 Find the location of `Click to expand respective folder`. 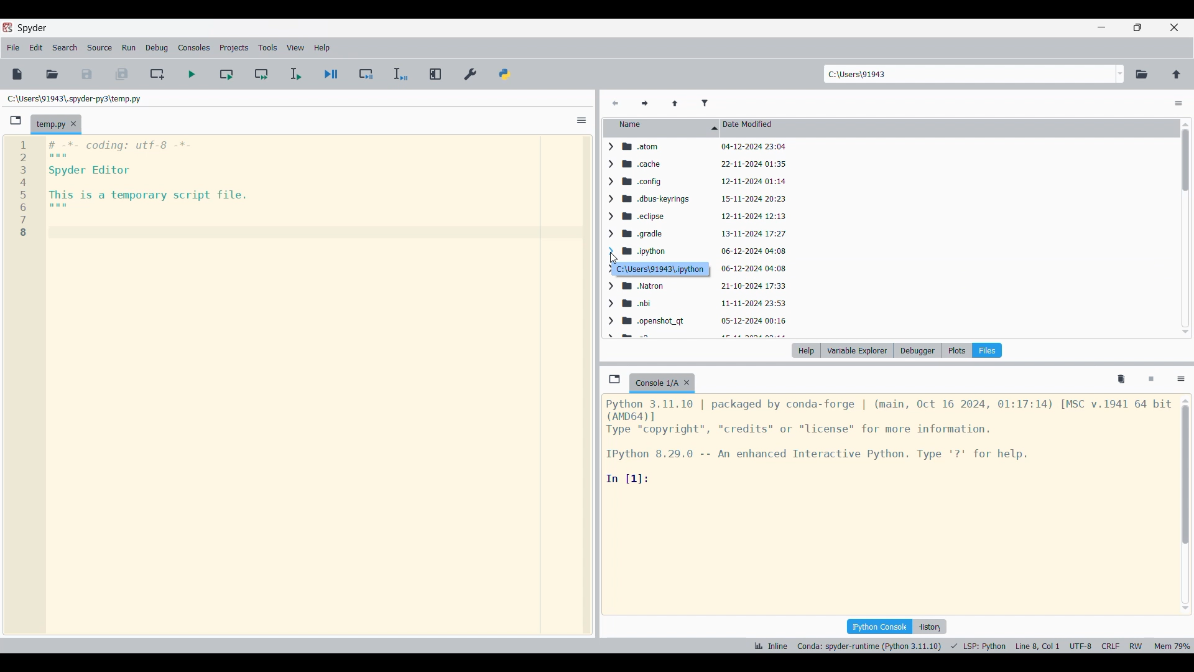

Click to expand respective folder is located at coordinates (612, 240).